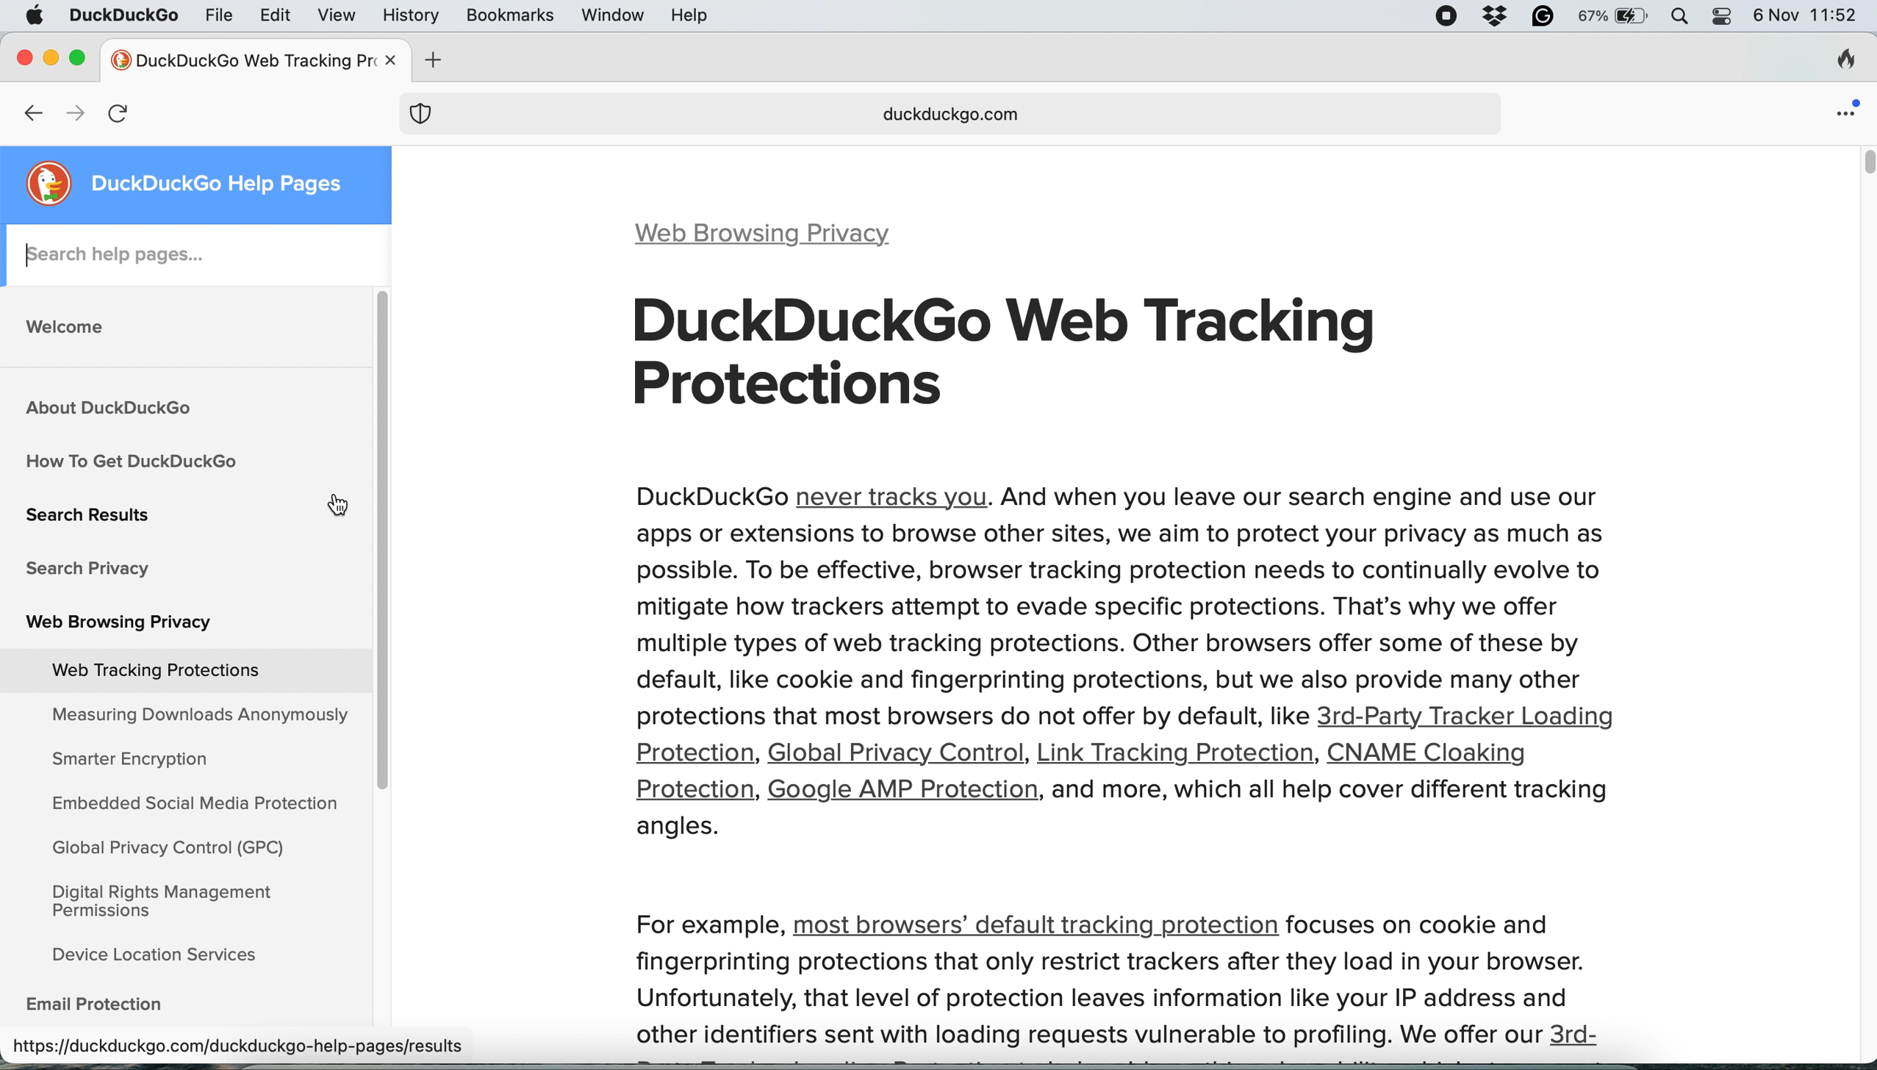 The height and width of the screenshot is (1070, 1877). Describe the element at coordinates (1859, 167) in the screenshot. I see `vertical scroll bar` at that location.